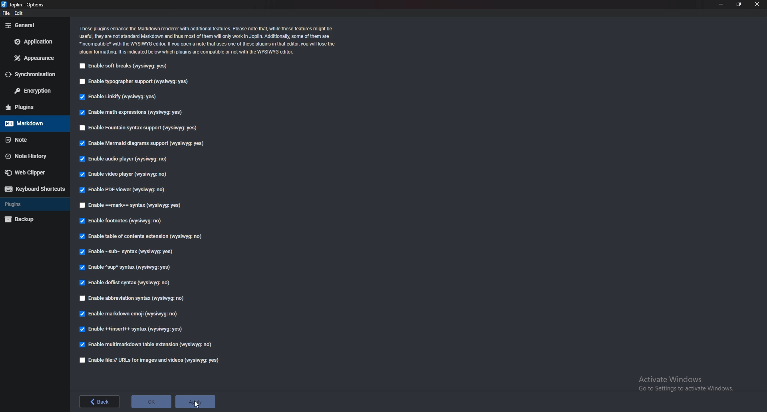 The width and height of the screenshot is (767, 412). What do you see at coordinates (33, 25) in the screenshot?
I see `General` at bounding box center [33, 25].